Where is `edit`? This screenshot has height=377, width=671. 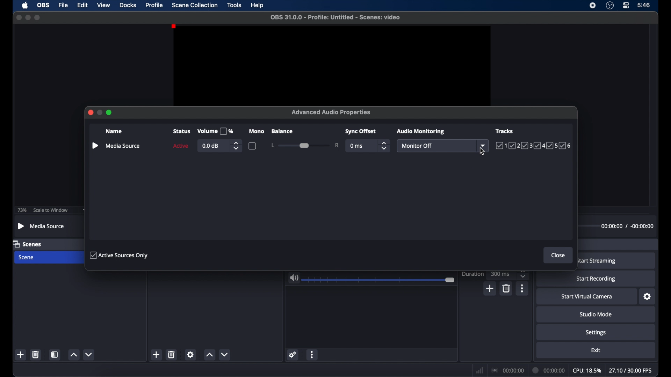 edit is located at coordinates (82, 5).